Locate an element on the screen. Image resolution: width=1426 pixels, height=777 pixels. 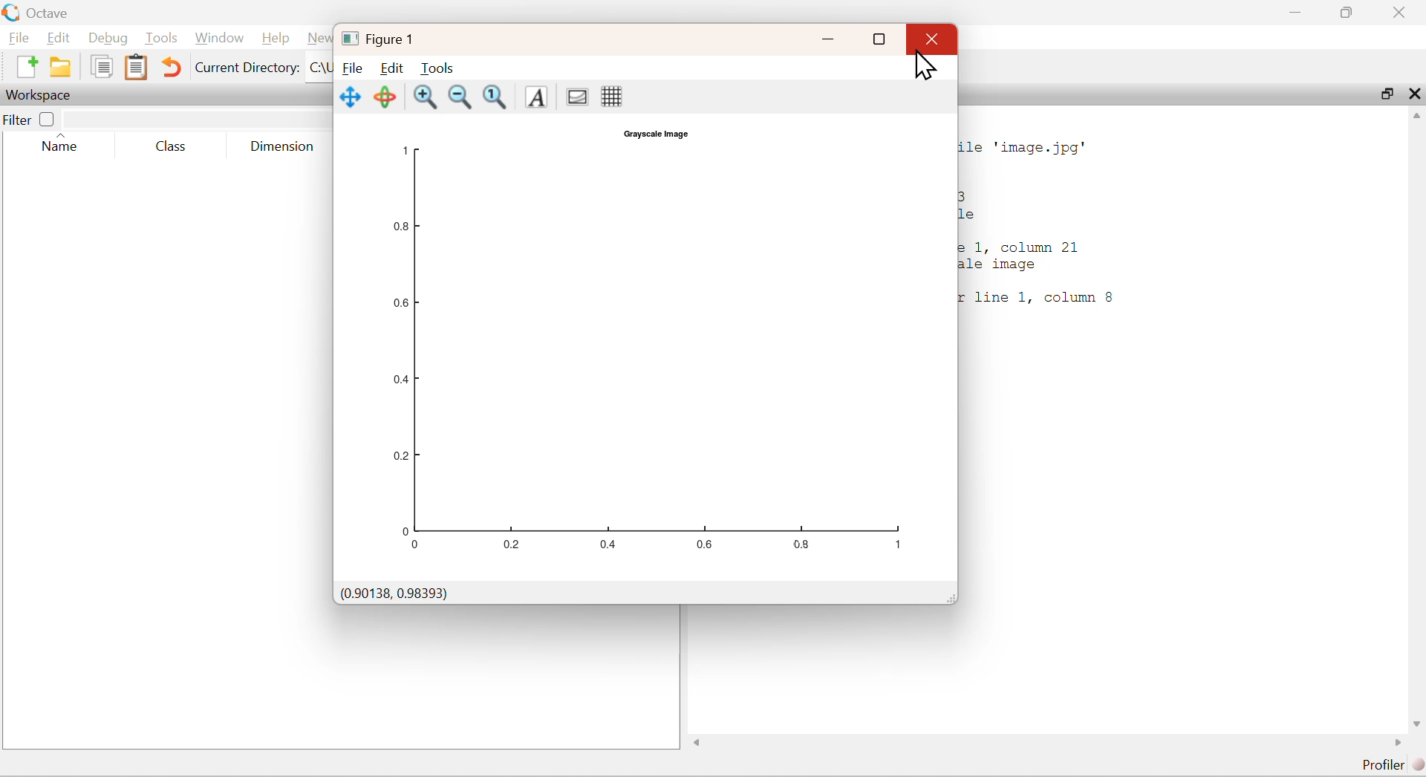
check box is located at coordinates (48, 119).